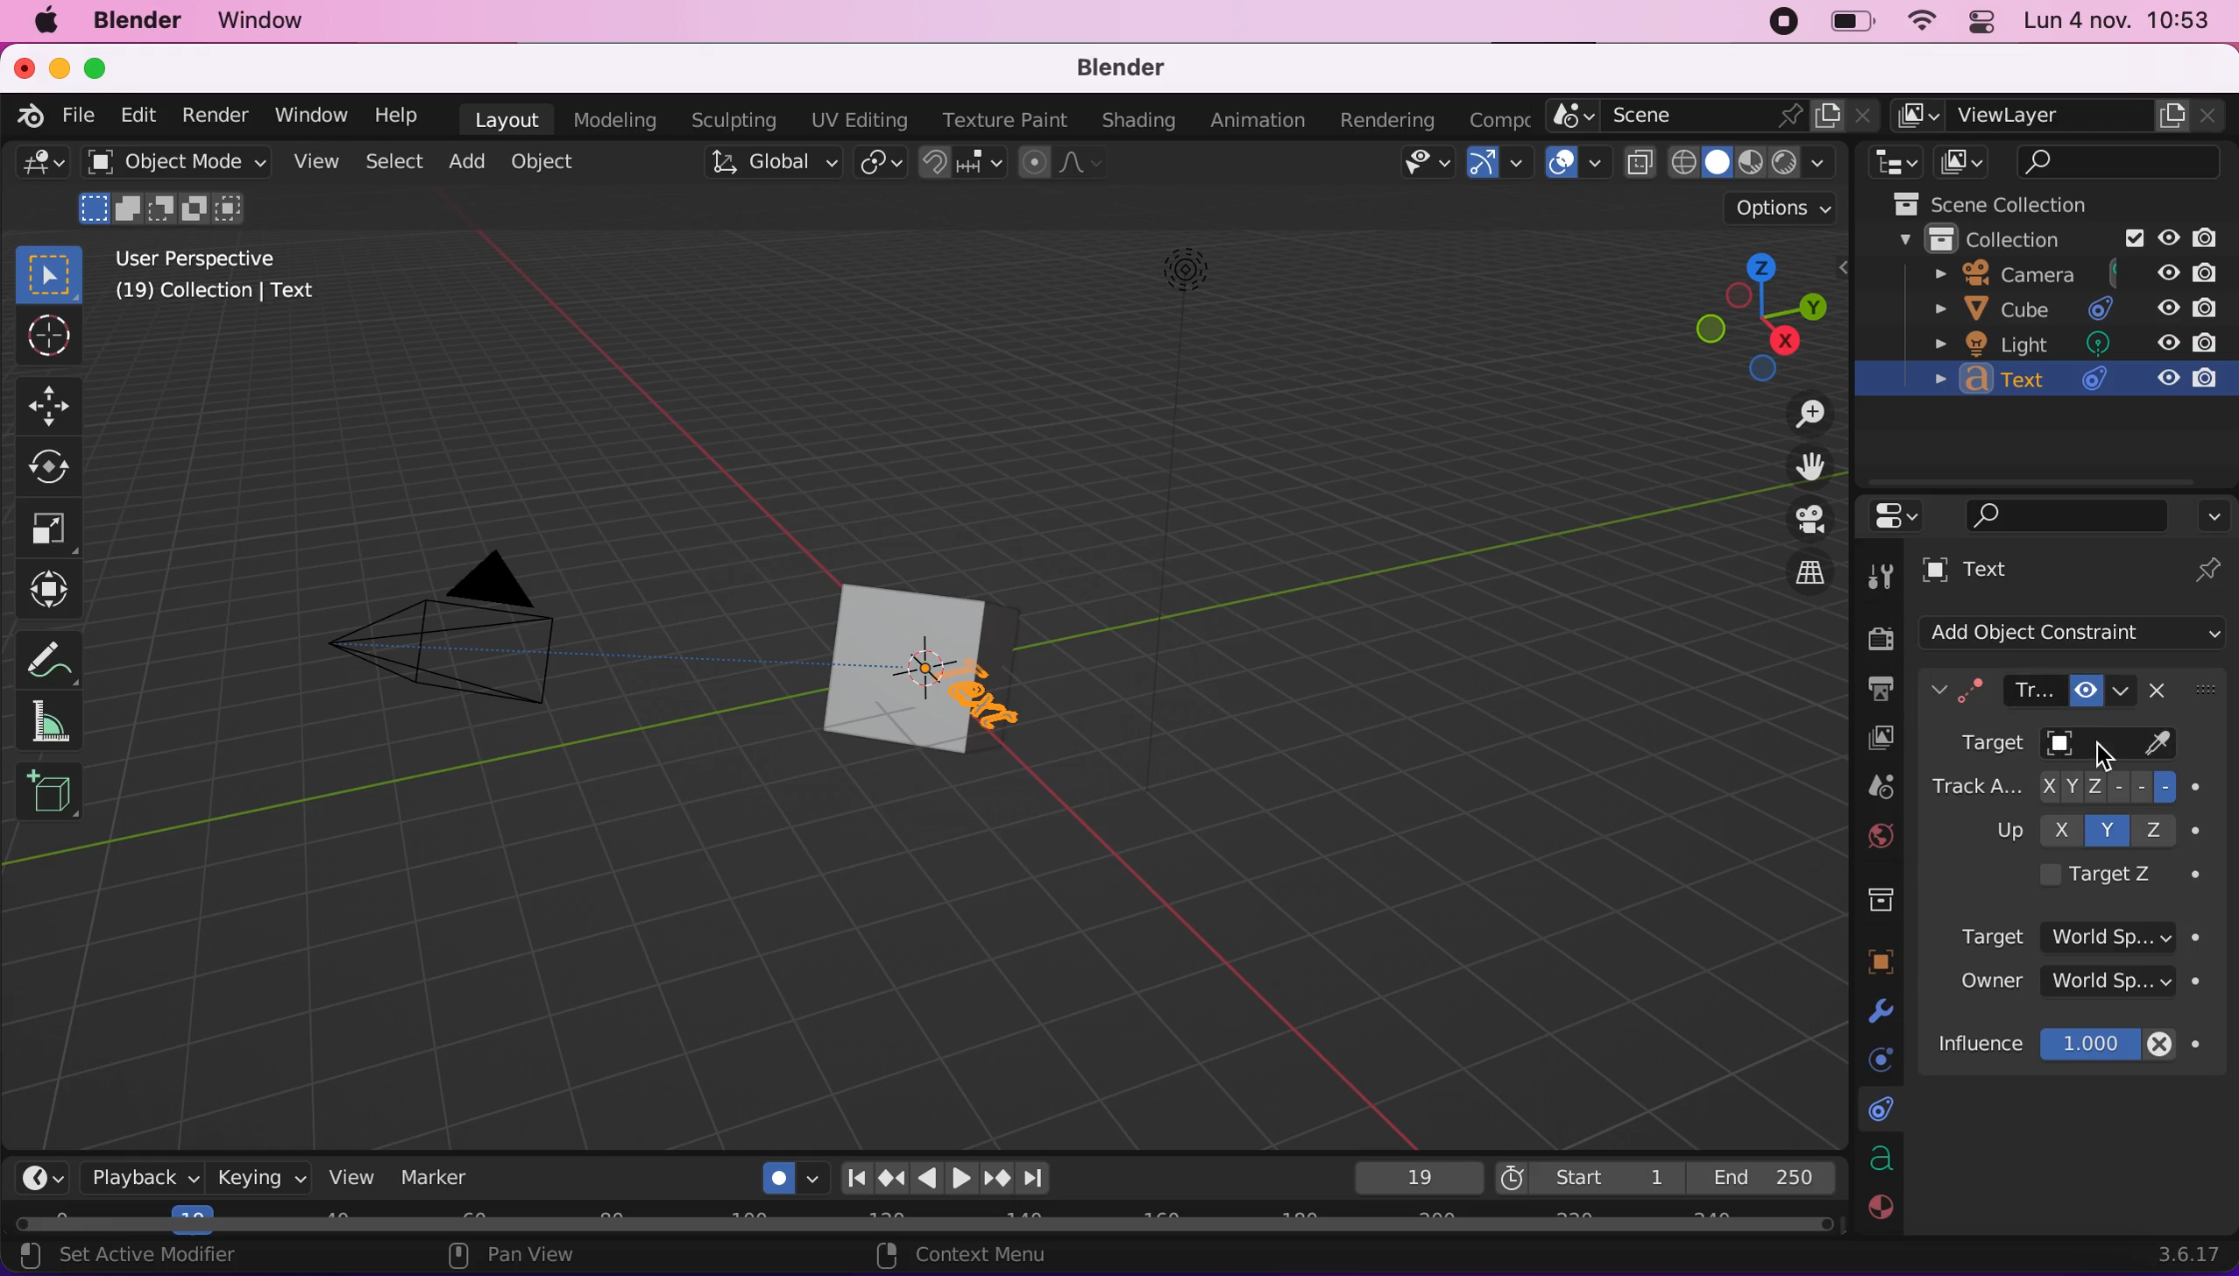  What do you see at coordinates (50, 470) in the screenshot?
I see `rotate` at bounding box center [50, 470].